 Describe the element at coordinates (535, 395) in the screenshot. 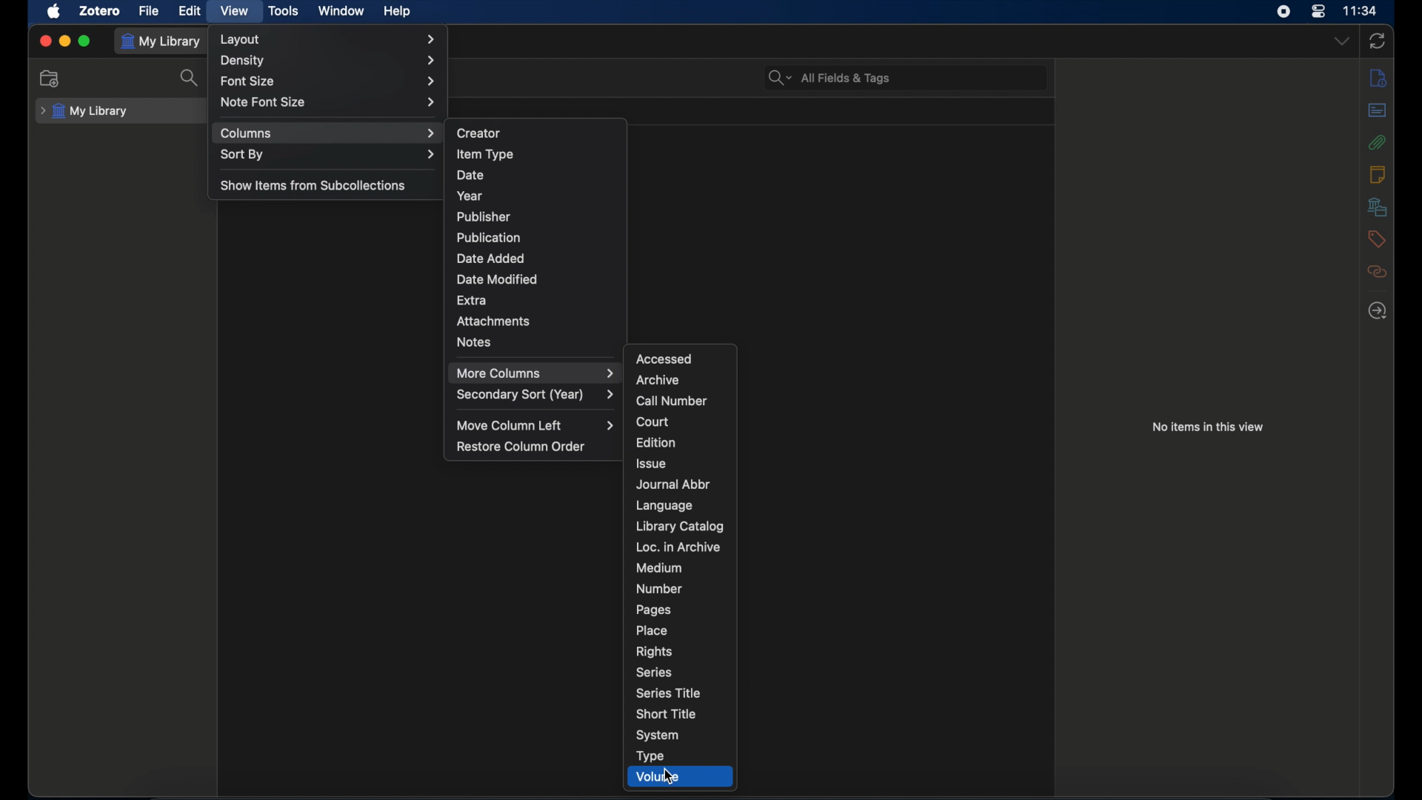

I see `secondary sort` at that location.